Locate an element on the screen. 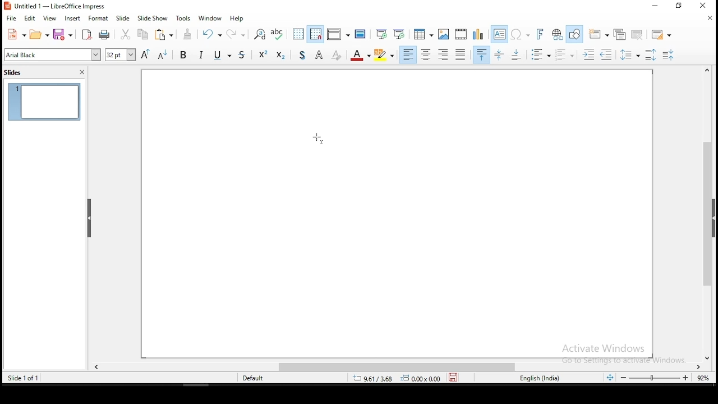 The height and width of the screenshot is (404, 718). show draw functions is located at coordinates (574, 35).